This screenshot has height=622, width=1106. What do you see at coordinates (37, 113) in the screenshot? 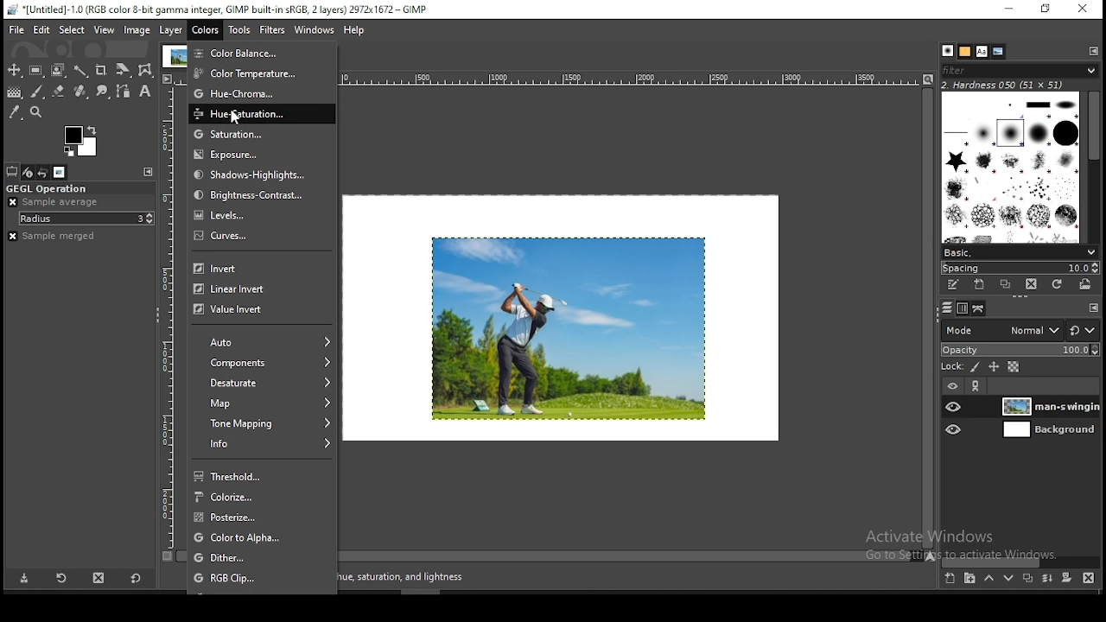
I see `zoom tool` at bounding box center [37, 113].